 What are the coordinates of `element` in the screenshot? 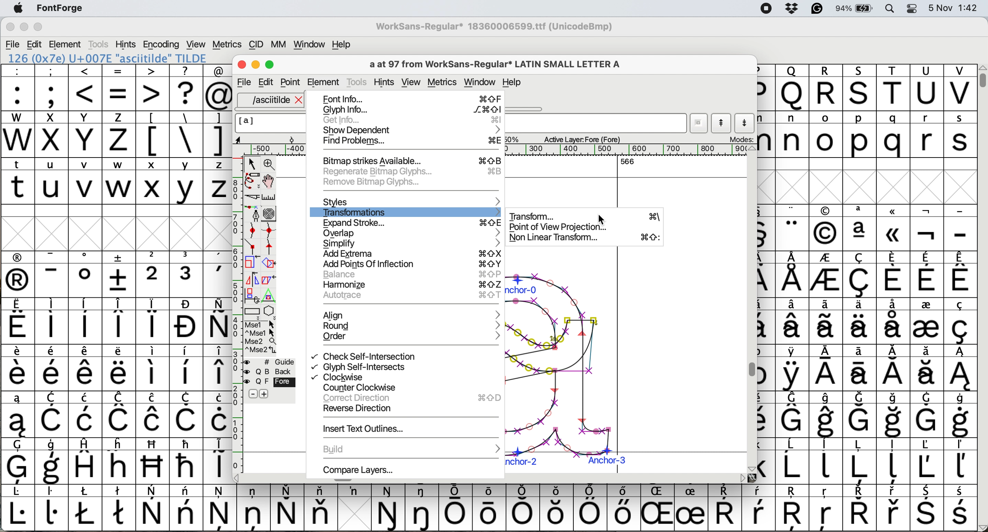 It's located at (66, 44).